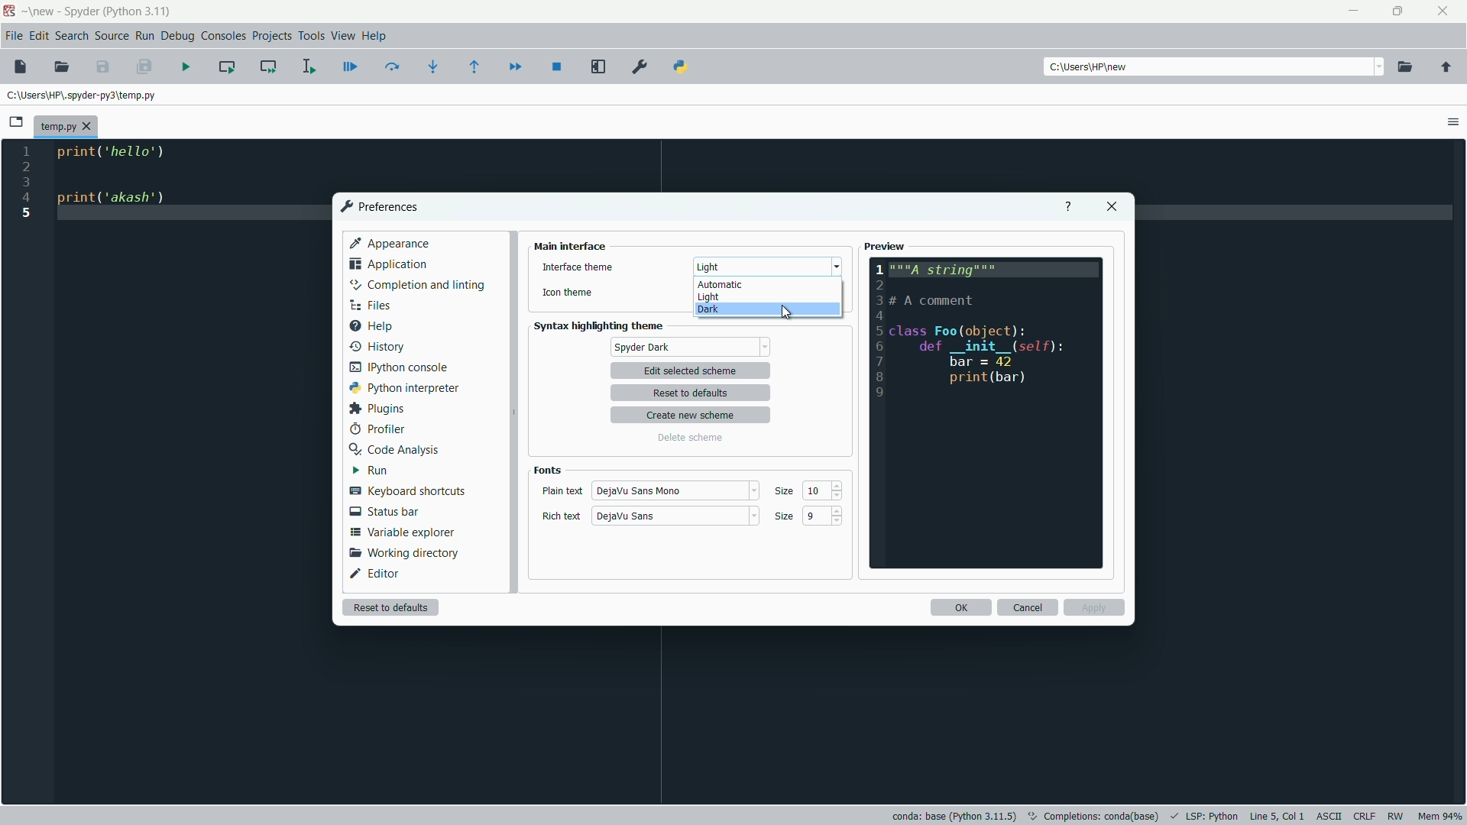 The height and width of the screenshot is (825, 1467). I want to click on python interpreter, so click(401, 387).